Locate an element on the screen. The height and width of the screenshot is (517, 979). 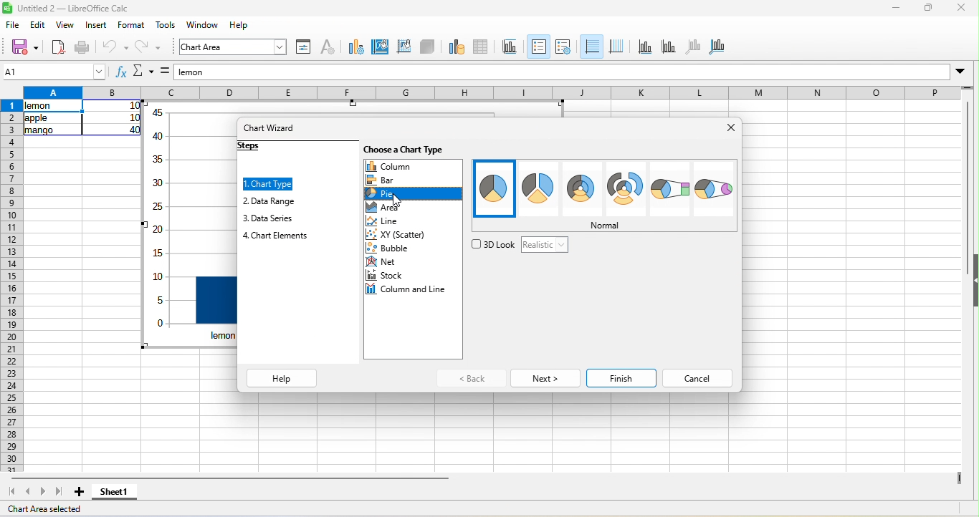
chart area is located at coordinates (233, 47).